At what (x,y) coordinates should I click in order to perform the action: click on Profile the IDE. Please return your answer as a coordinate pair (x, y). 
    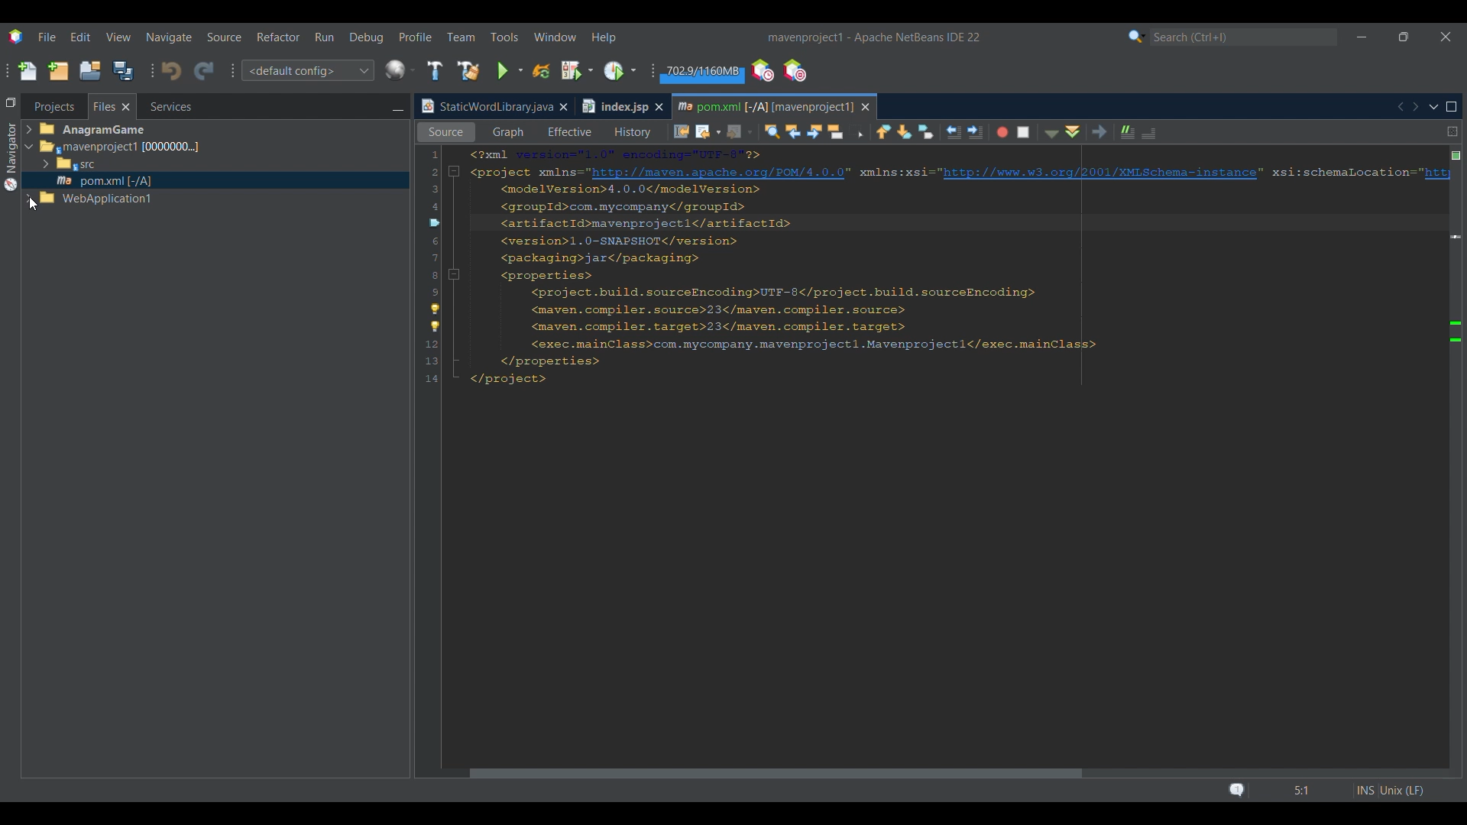
    Looking at the image, I should click on (763, 71).